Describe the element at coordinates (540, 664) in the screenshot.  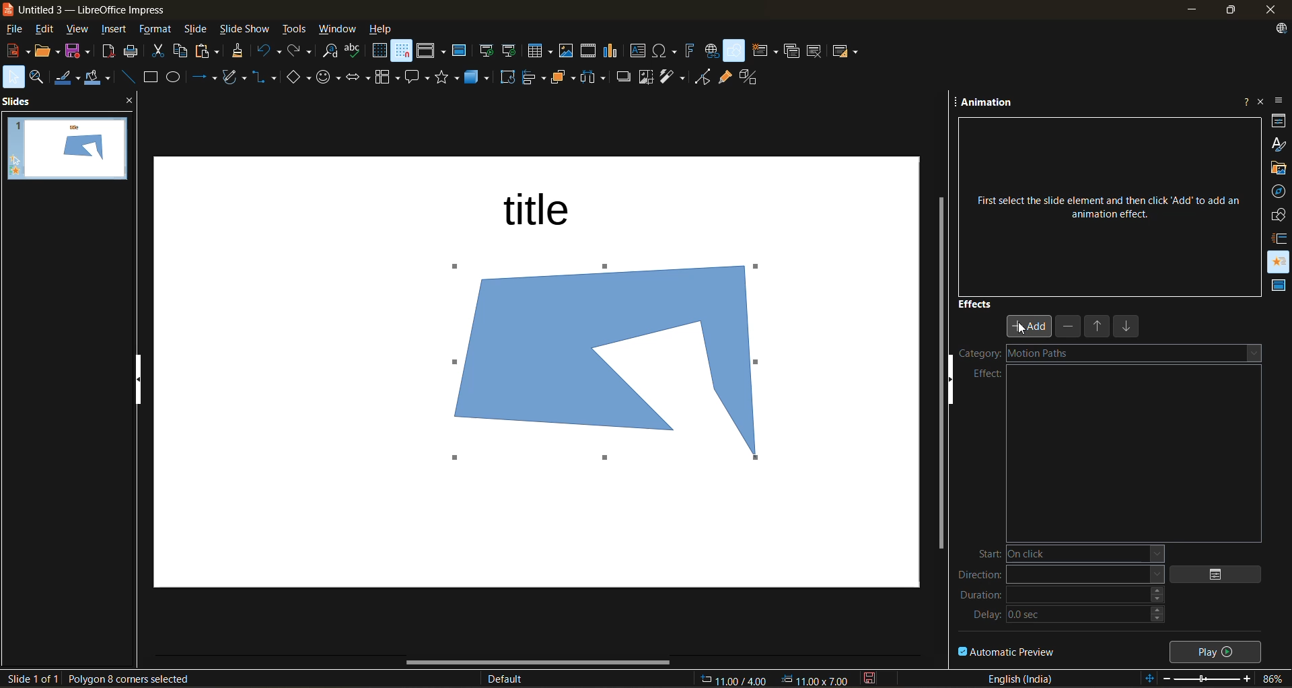
I see `horizontal scroll bar` at that location.